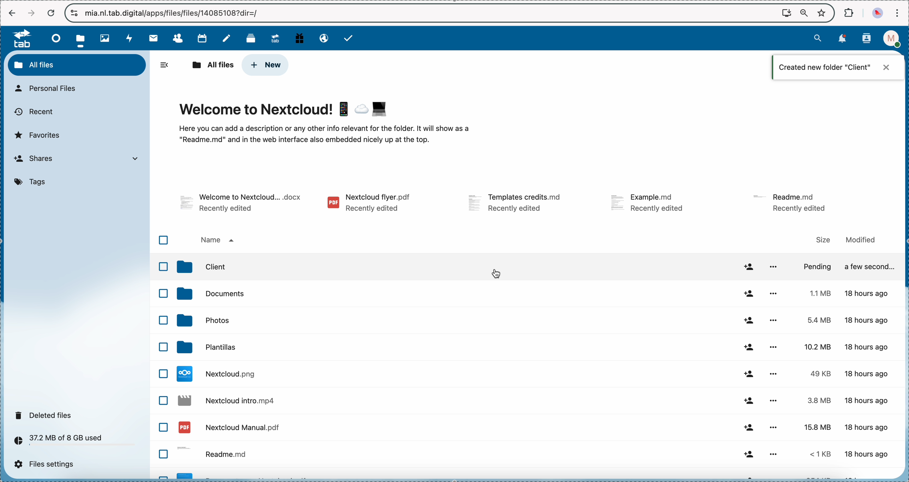 This screenshot has width=909, height=482. I want to click on file, so click(519, 203).